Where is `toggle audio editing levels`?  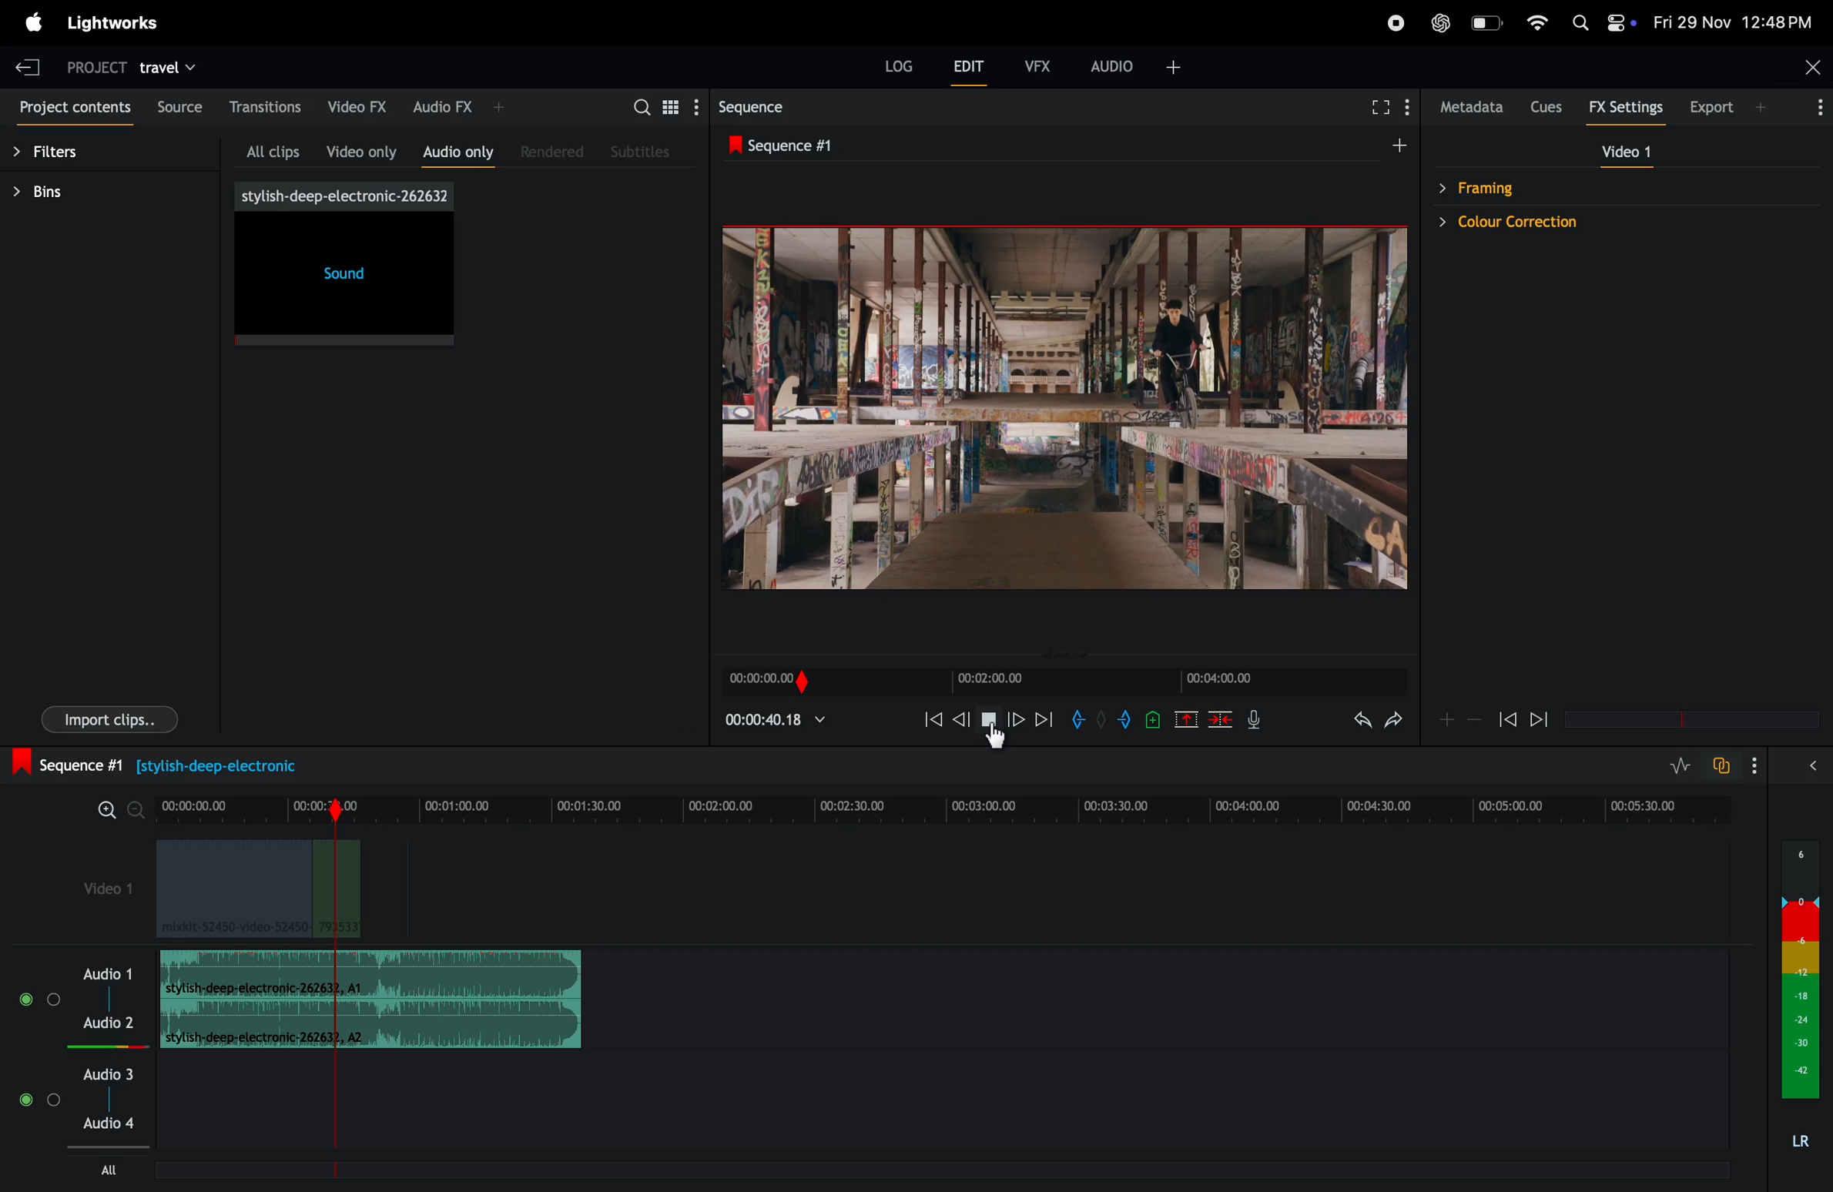
toggle audio editing levels is located at coordinates (1673, 765).